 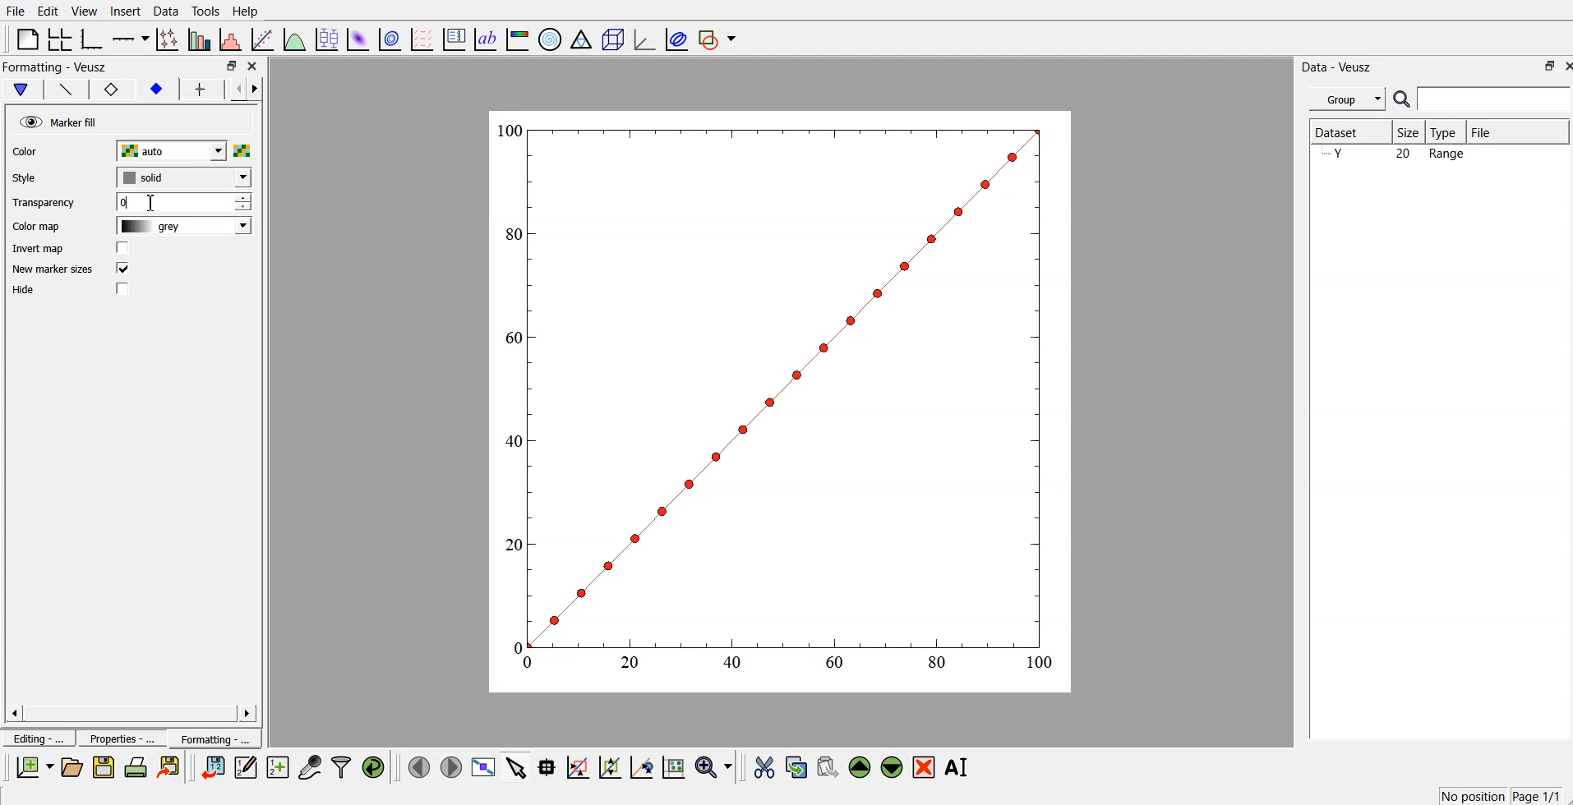 I want to click on Help, so click(x=249, y=11).